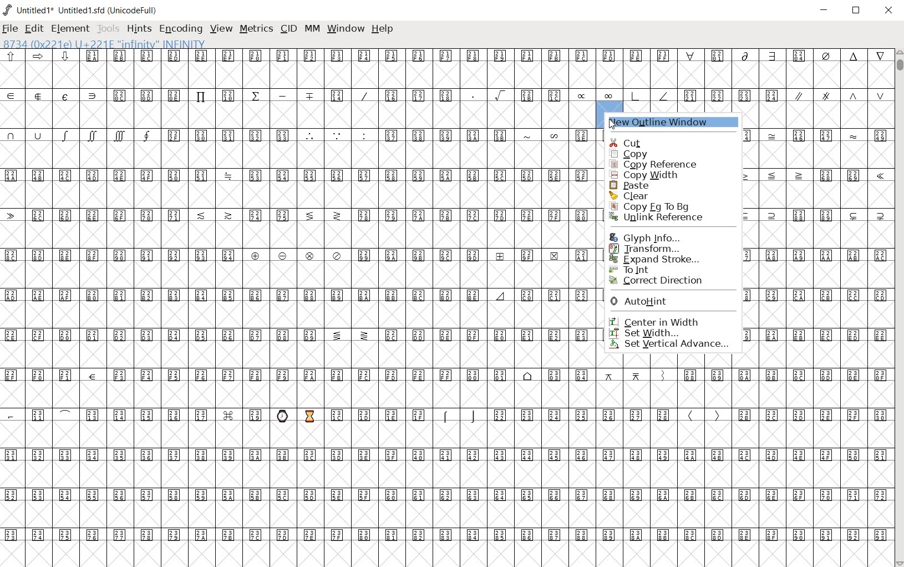 Image resolution: width=904 pixels, height=567 pixels. What do you see at coordinates (181, 29) in the screenshot?
I see `encoding` at bounding box center [181, 29].